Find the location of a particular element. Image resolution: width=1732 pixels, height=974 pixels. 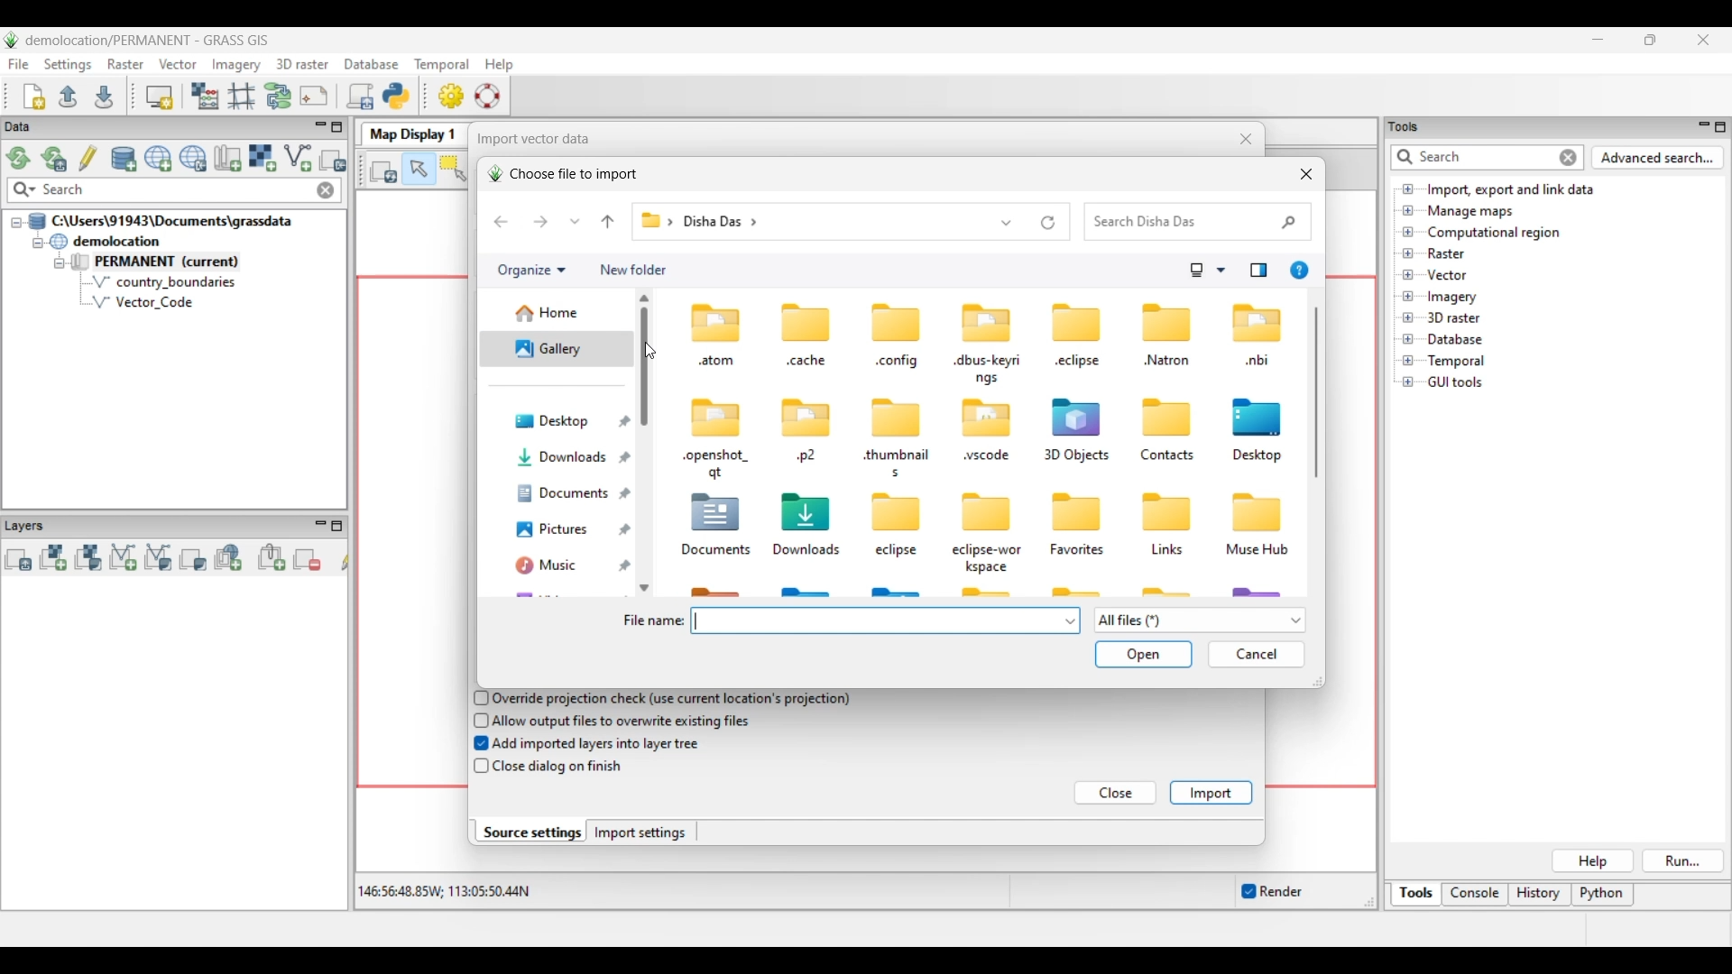

3D raster menu is located at coordinates (302, 63).